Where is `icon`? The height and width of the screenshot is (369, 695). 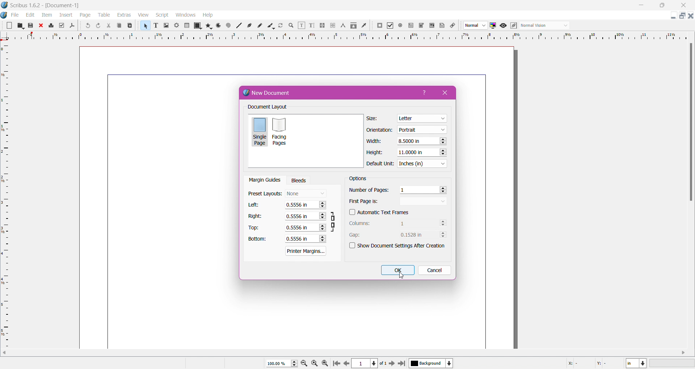 icon is located at coordinates (441, 25).